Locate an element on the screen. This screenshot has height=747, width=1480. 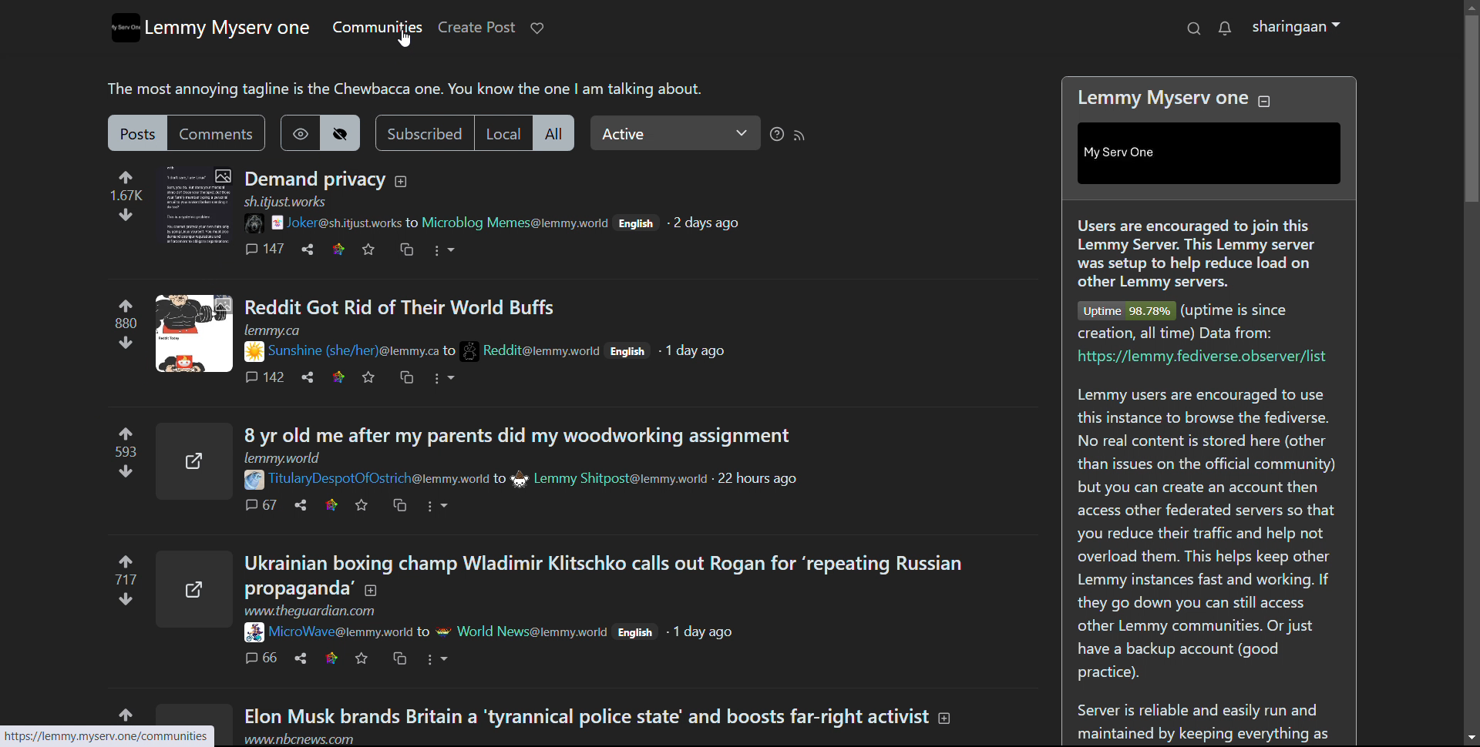
cross post is located at coordinates (406, 250).